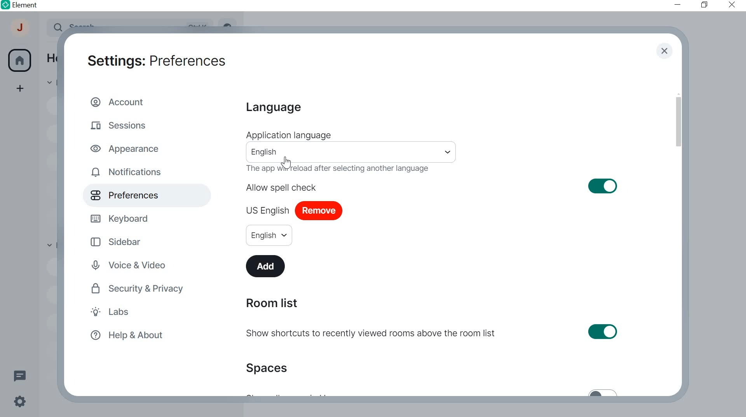 This screenshot has width=746, height=417. What do you see at coordinates (352, 152) in the screenshot?
I see `Search bar` at bounding box center [352, 152].